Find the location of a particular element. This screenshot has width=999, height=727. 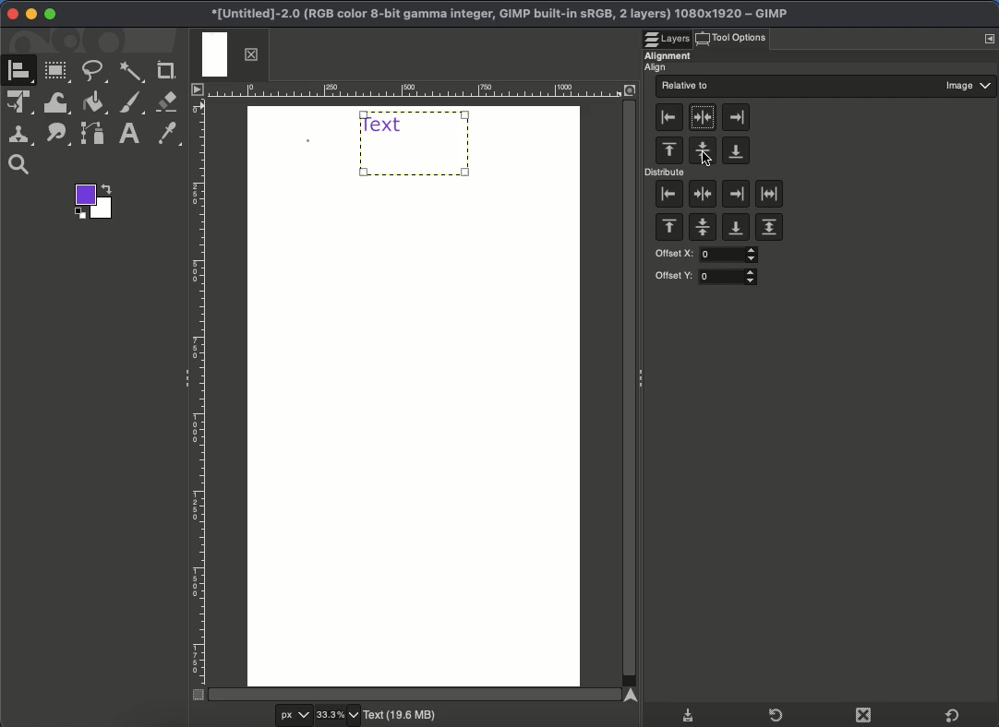

Distribute vertical centers is located at coordinates (704, 230).